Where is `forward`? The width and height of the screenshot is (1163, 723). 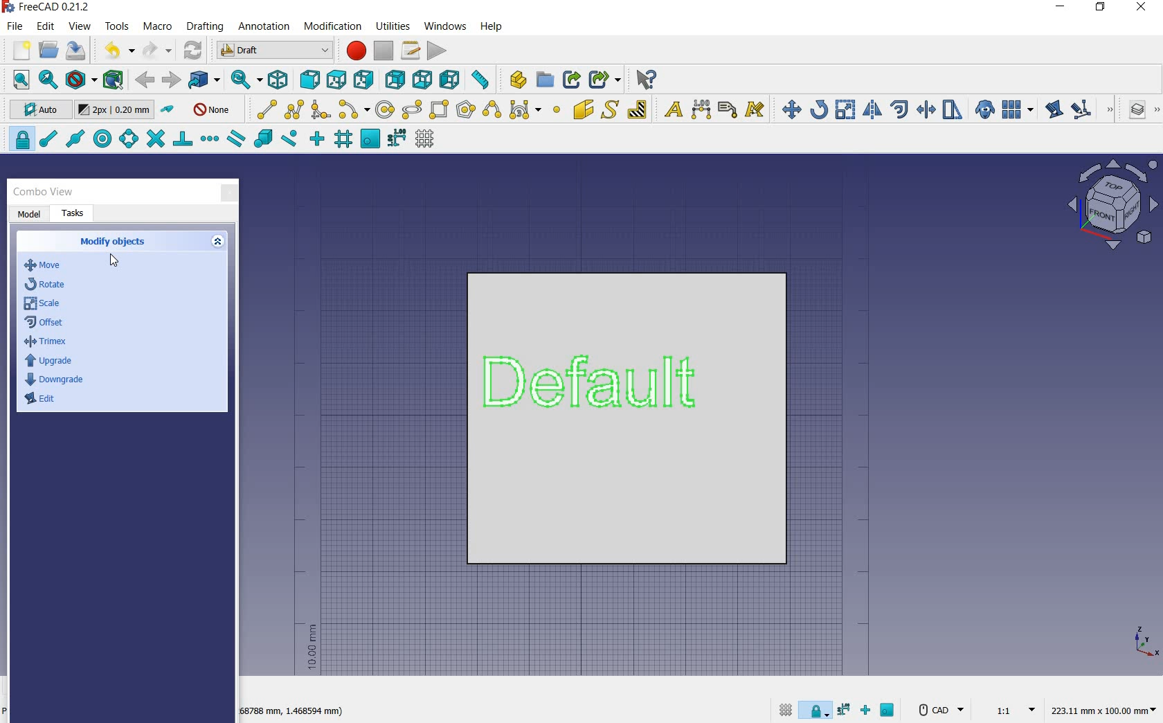 forward is located at coordinates (171, 80).